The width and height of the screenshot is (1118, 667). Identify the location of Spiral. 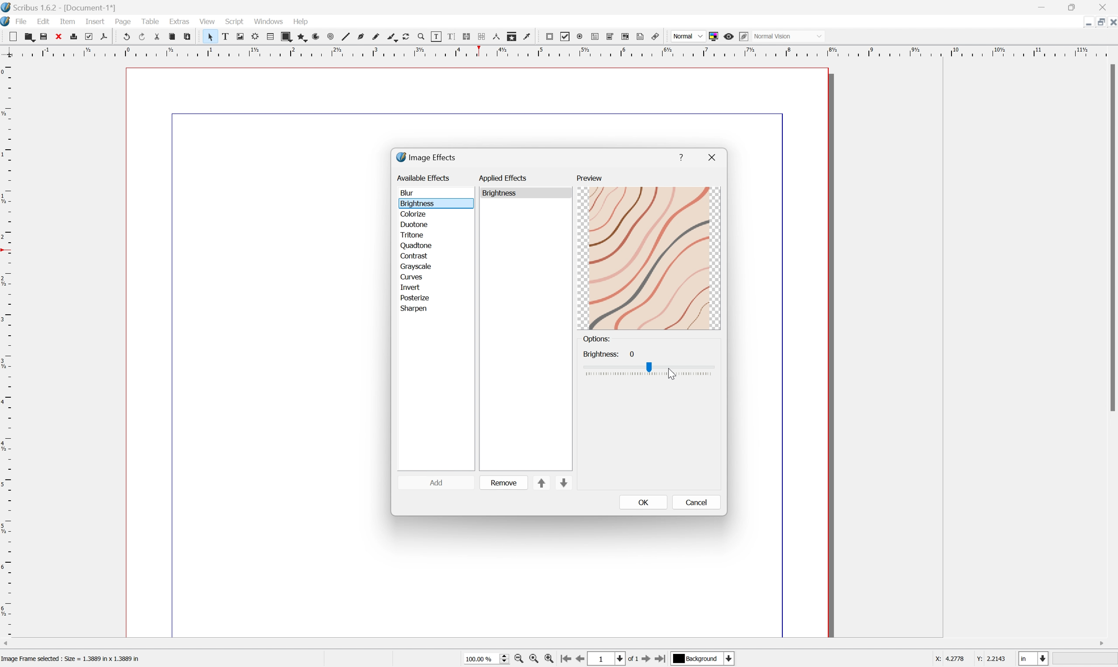
(333, 36).